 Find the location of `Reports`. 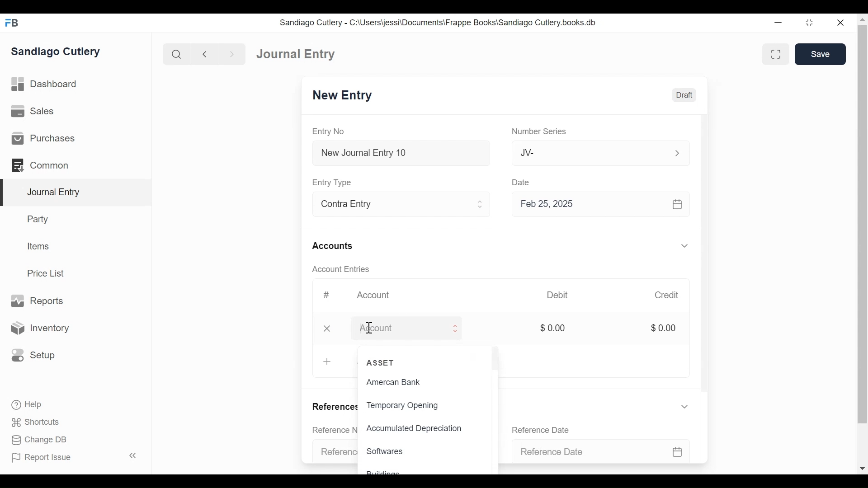

Reports is located at coordinates (36, 300).